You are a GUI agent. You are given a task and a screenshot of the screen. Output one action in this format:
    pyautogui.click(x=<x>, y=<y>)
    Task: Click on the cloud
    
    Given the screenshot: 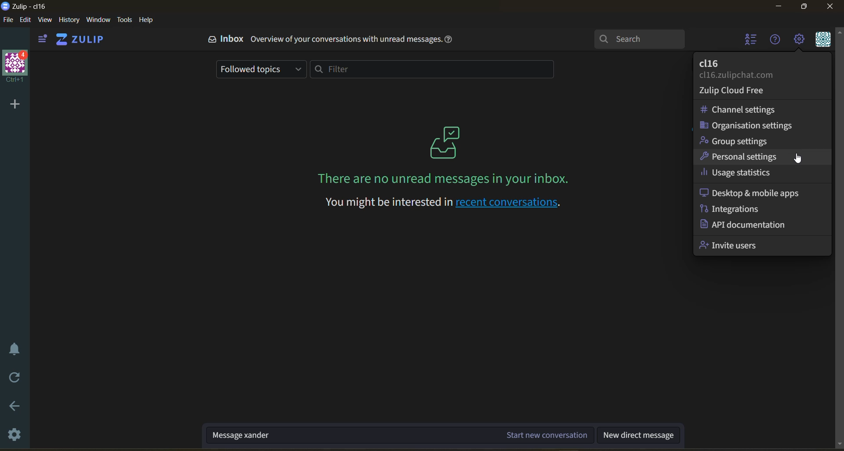 What is the action you would take?
    pyautogui.click(x=732, y=91)
    